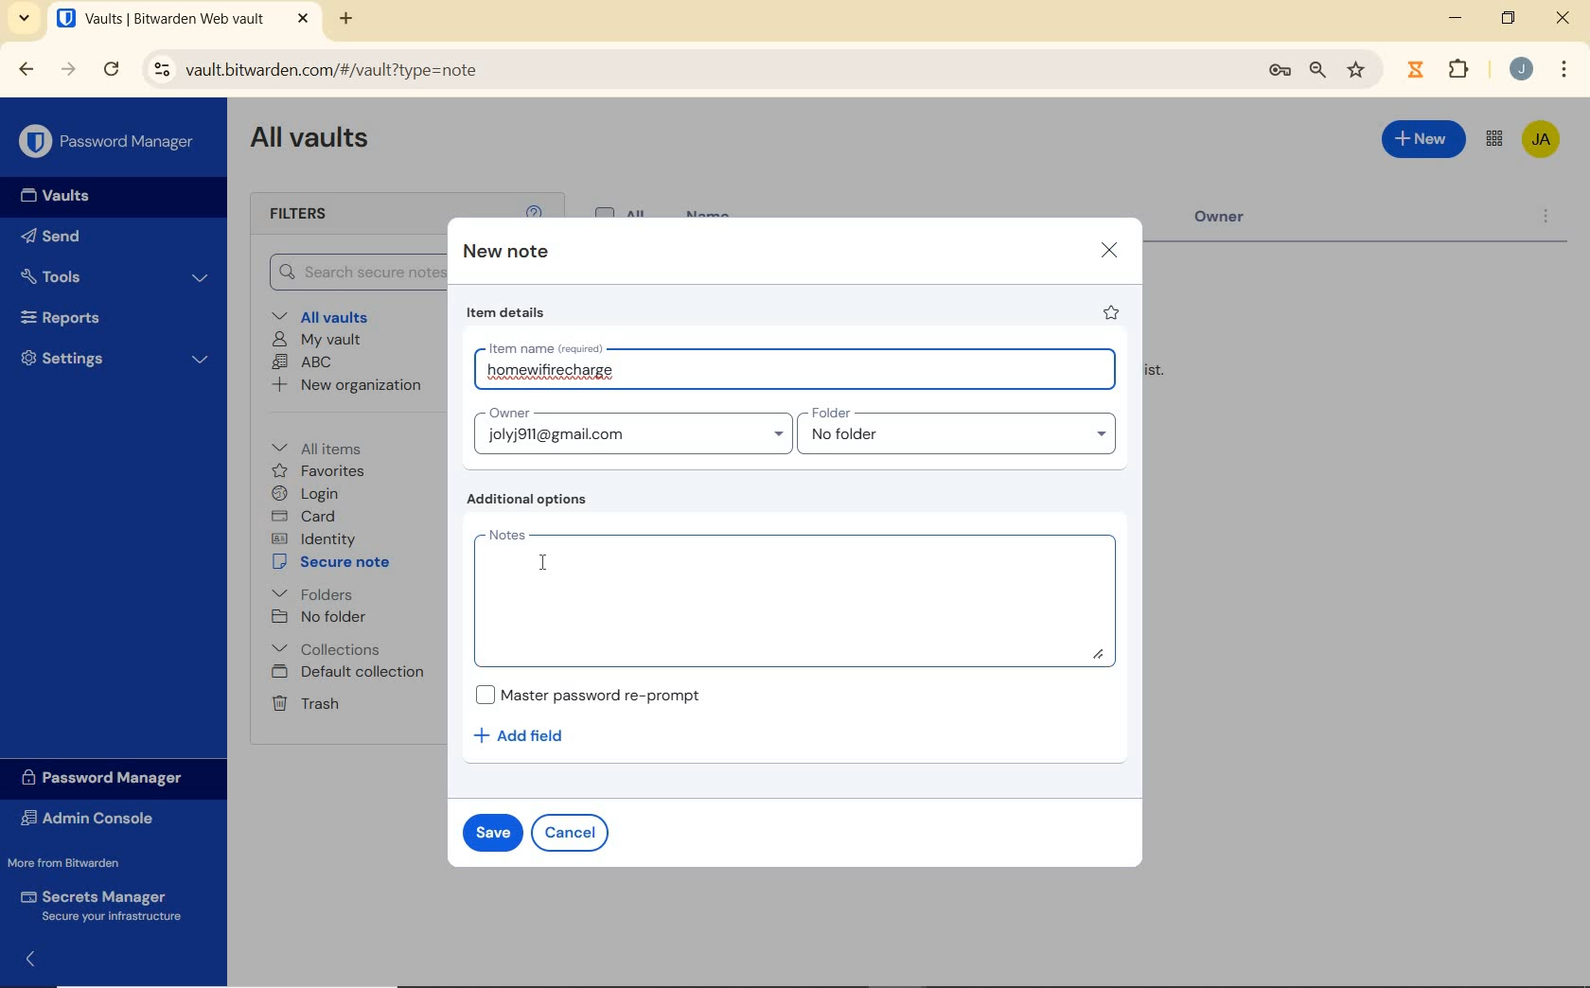 The height and width of the screenshot is (988, 1590). What do you see at coordinates (26, 21) in the screenshot?
I see `search tabs` at bounding box center [26, 21].